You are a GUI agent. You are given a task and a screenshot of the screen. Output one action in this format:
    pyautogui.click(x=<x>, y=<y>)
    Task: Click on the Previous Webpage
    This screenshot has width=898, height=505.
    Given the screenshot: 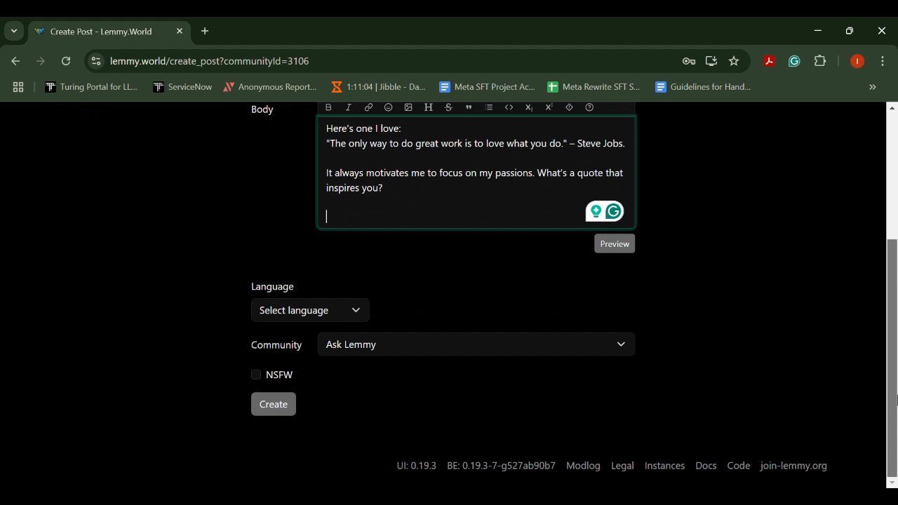 What is the action you would take?
    pyautogui.click(x=13, y=62)
    